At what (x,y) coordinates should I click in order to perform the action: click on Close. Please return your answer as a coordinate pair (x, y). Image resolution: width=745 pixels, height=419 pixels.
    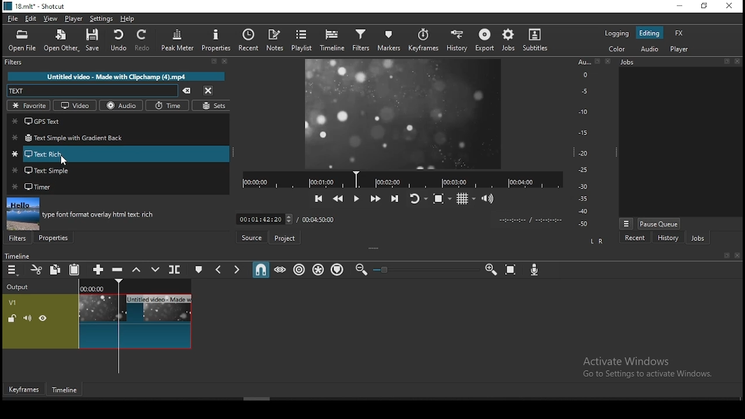
    Looking at the image, I should click on (225, 61).